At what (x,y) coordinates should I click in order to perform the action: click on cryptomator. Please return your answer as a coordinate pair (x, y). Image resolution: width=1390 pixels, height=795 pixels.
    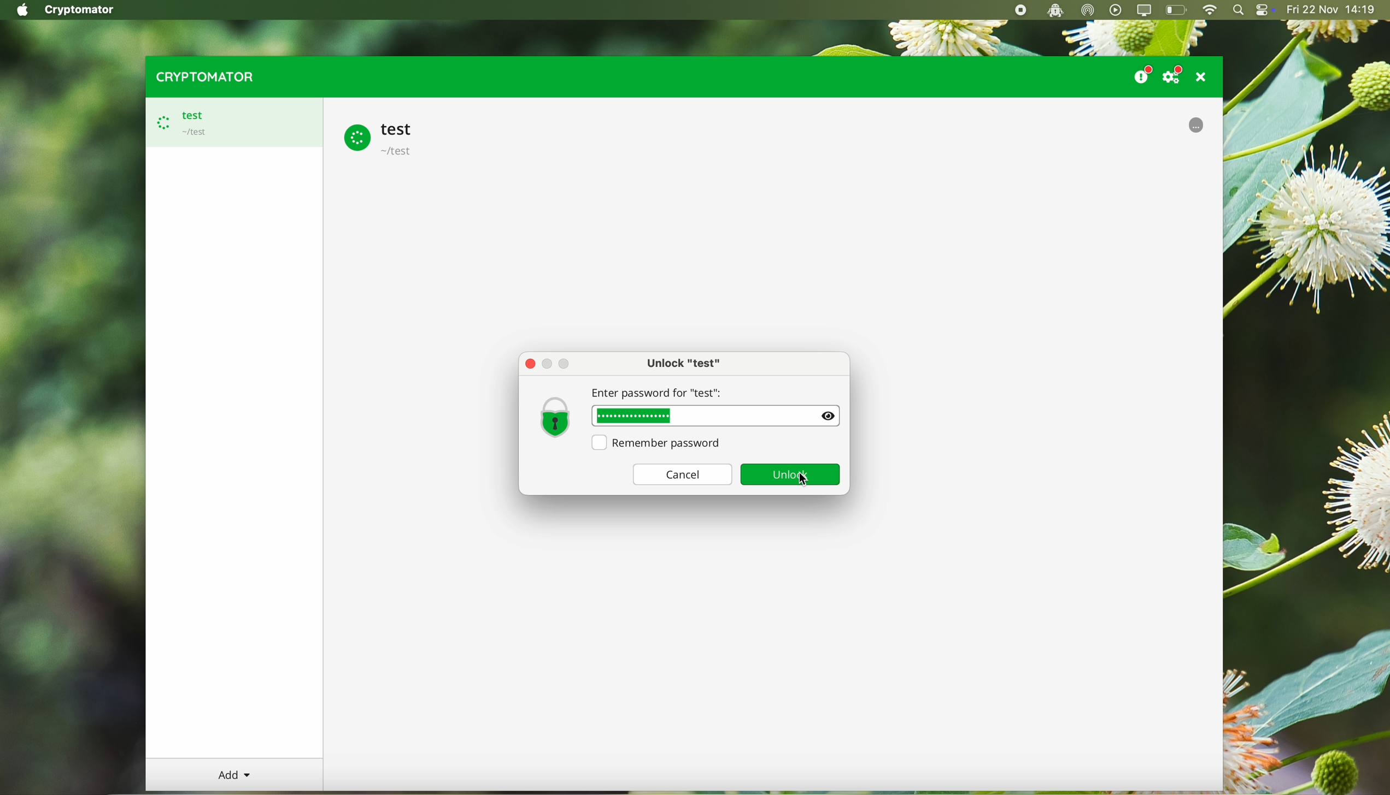
    Looking at the image, I should click on (202, 76).